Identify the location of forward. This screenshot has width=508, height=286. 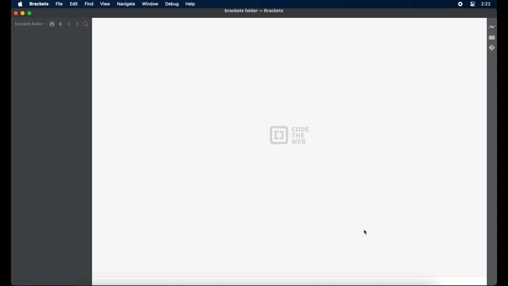
(69, 24).